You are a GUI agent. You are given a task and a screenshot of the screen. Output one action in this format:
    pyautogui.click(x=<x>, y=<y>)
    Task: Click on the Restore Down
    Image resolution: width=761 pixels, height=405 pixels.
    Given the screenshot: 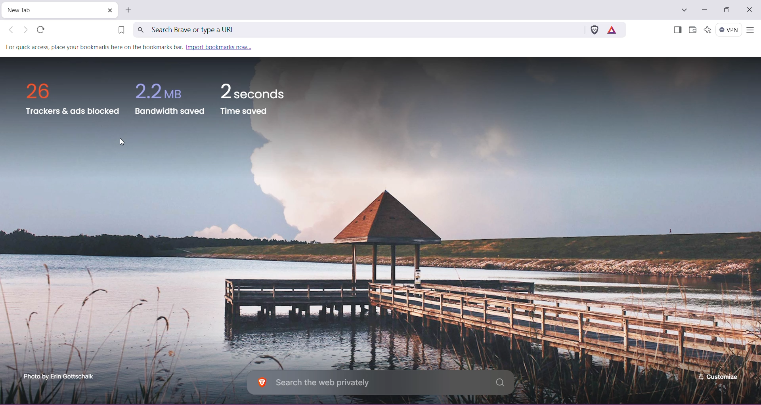 What is the action you would take?
    pyautogui.click(x=727, y=10)
    